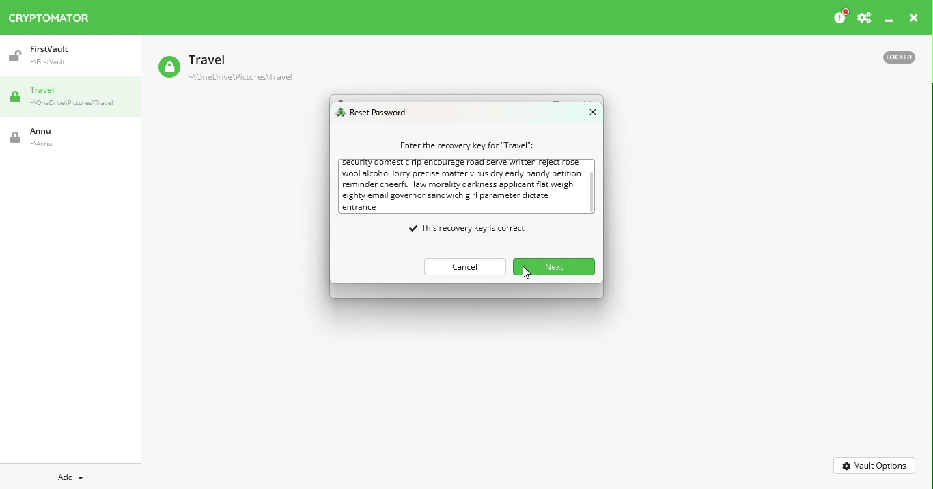  I want to click on Cursor, so click(525, 274).